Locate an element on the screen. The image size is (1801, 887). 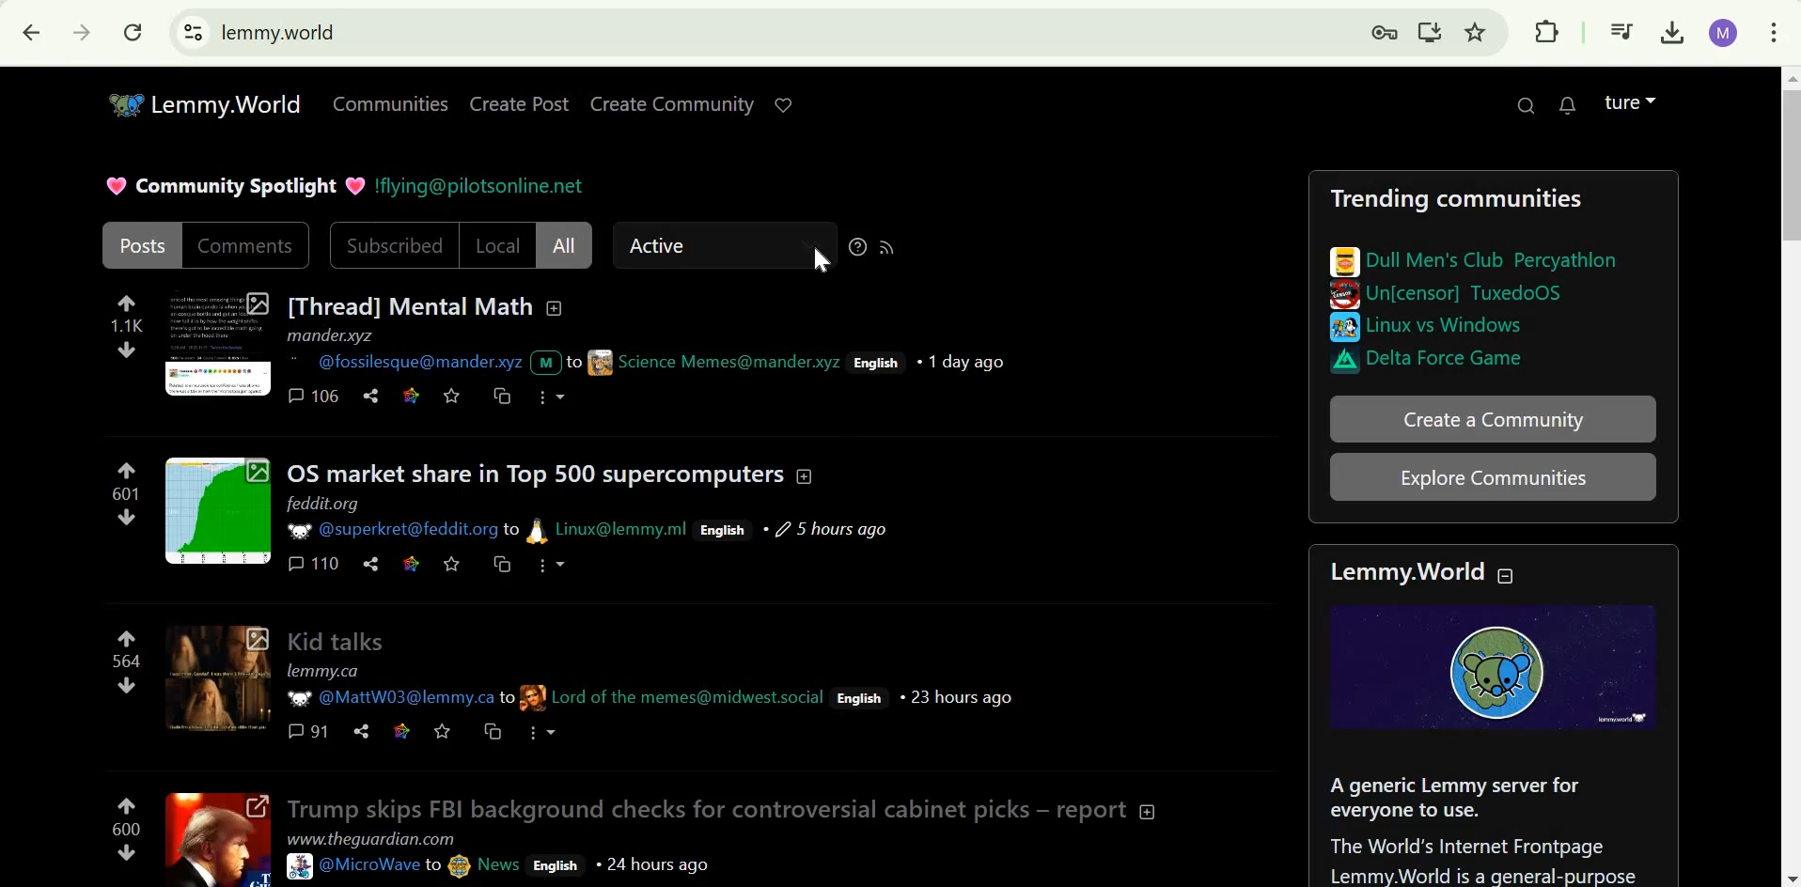
upvote is located at coordinates (130, 639).